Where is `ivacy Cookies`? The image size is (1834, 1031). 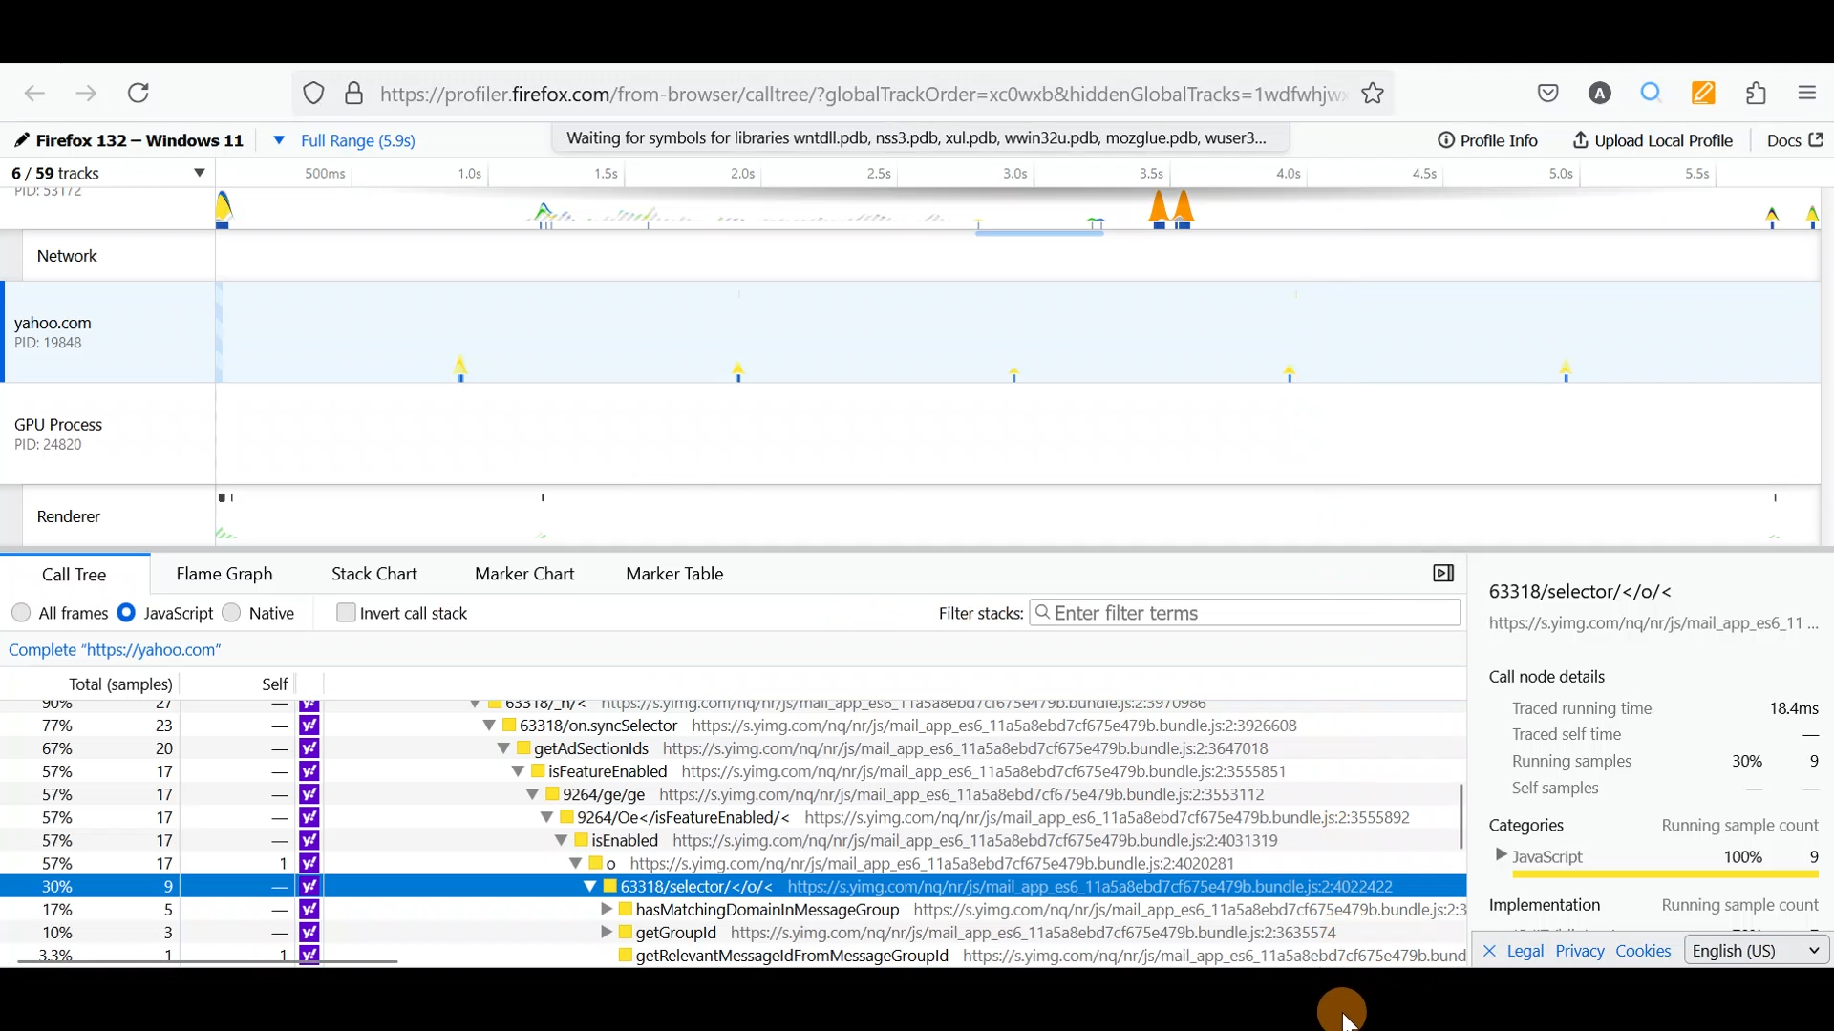
ivacy Cookies is located at coordinates (1612, 952).